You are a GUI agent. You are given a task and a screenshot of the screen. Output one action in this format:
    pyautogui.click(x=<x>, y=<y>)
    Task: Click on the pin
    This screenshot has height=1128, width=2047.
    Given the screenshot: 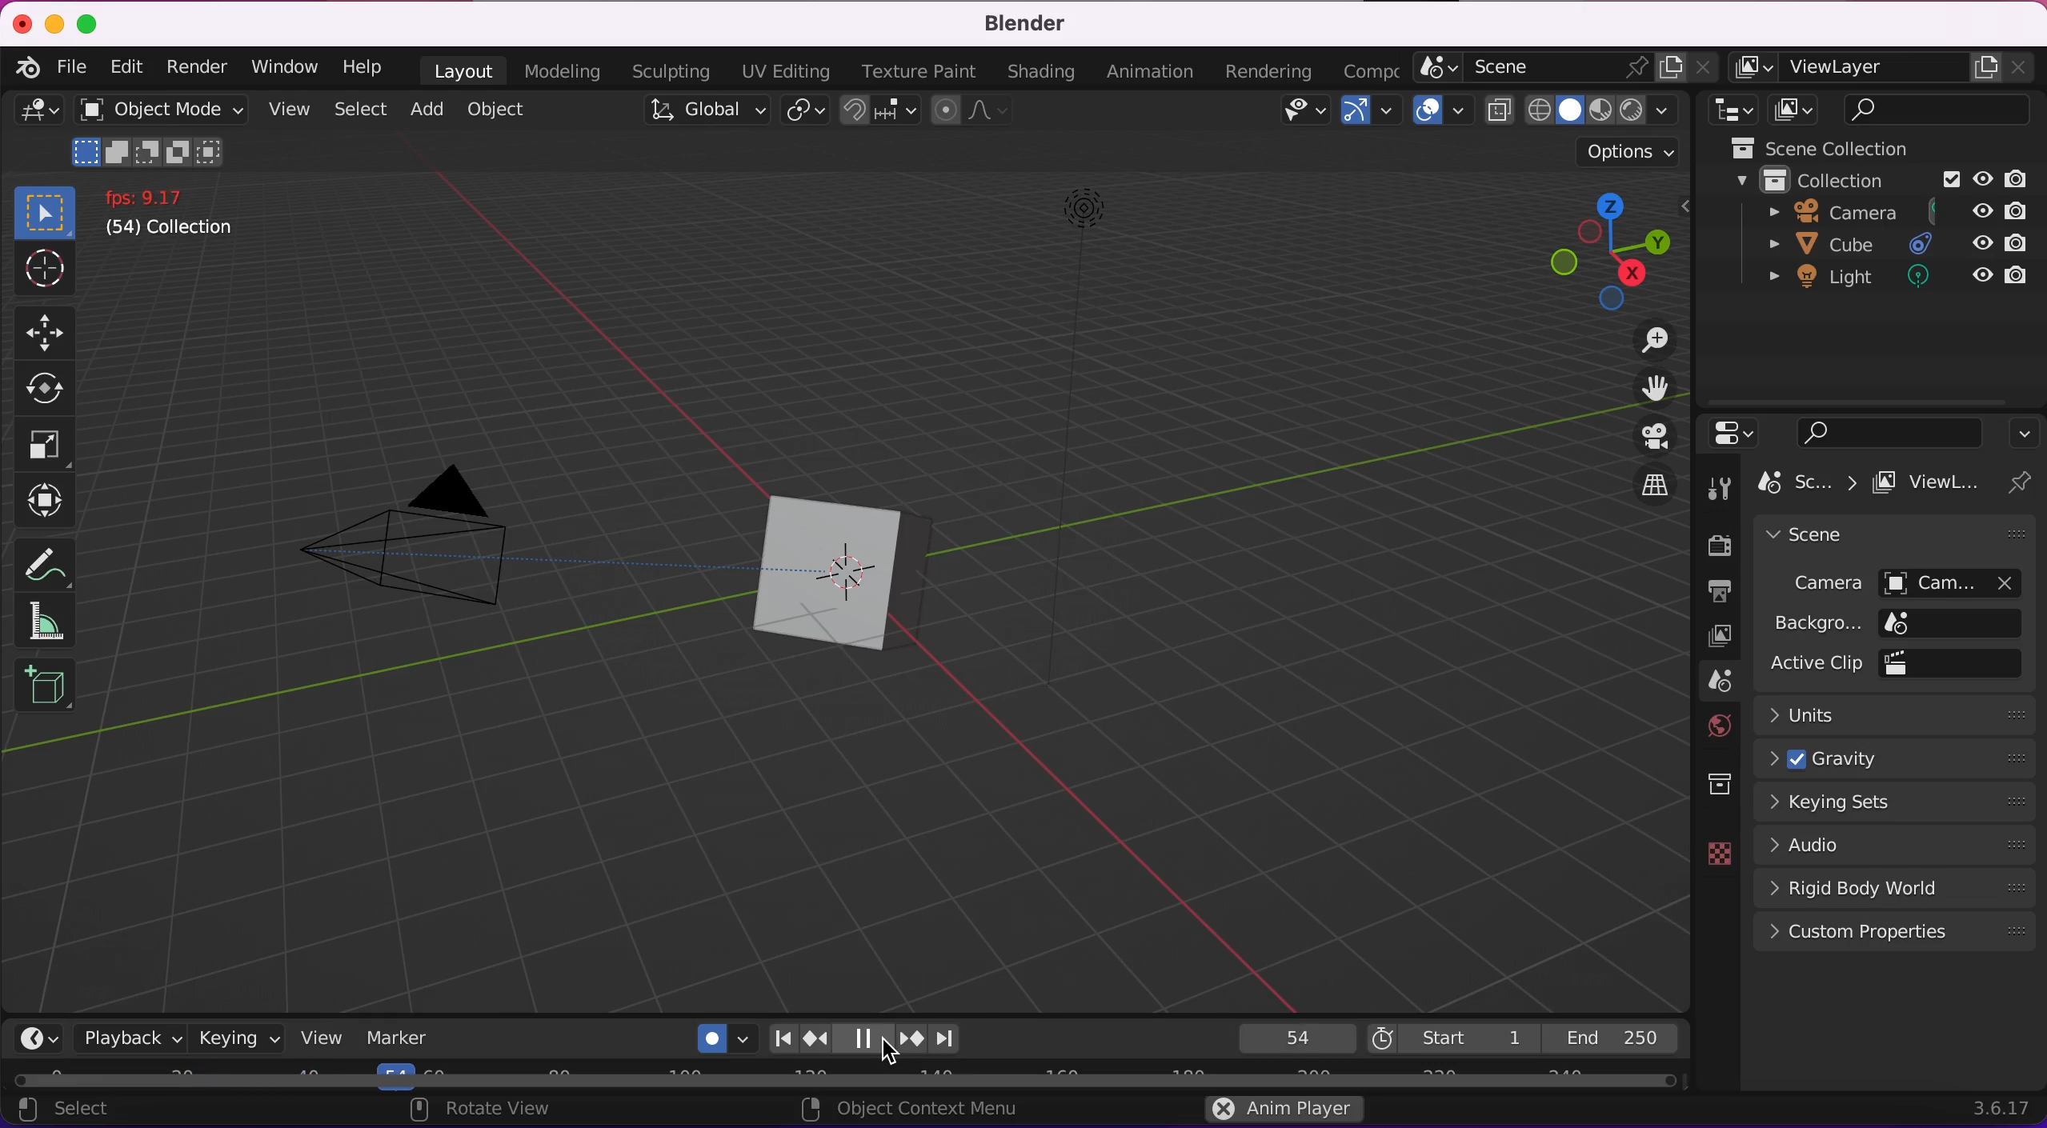 What is the action you would take?
    pyautogui.click(x=2020, y=484)
    